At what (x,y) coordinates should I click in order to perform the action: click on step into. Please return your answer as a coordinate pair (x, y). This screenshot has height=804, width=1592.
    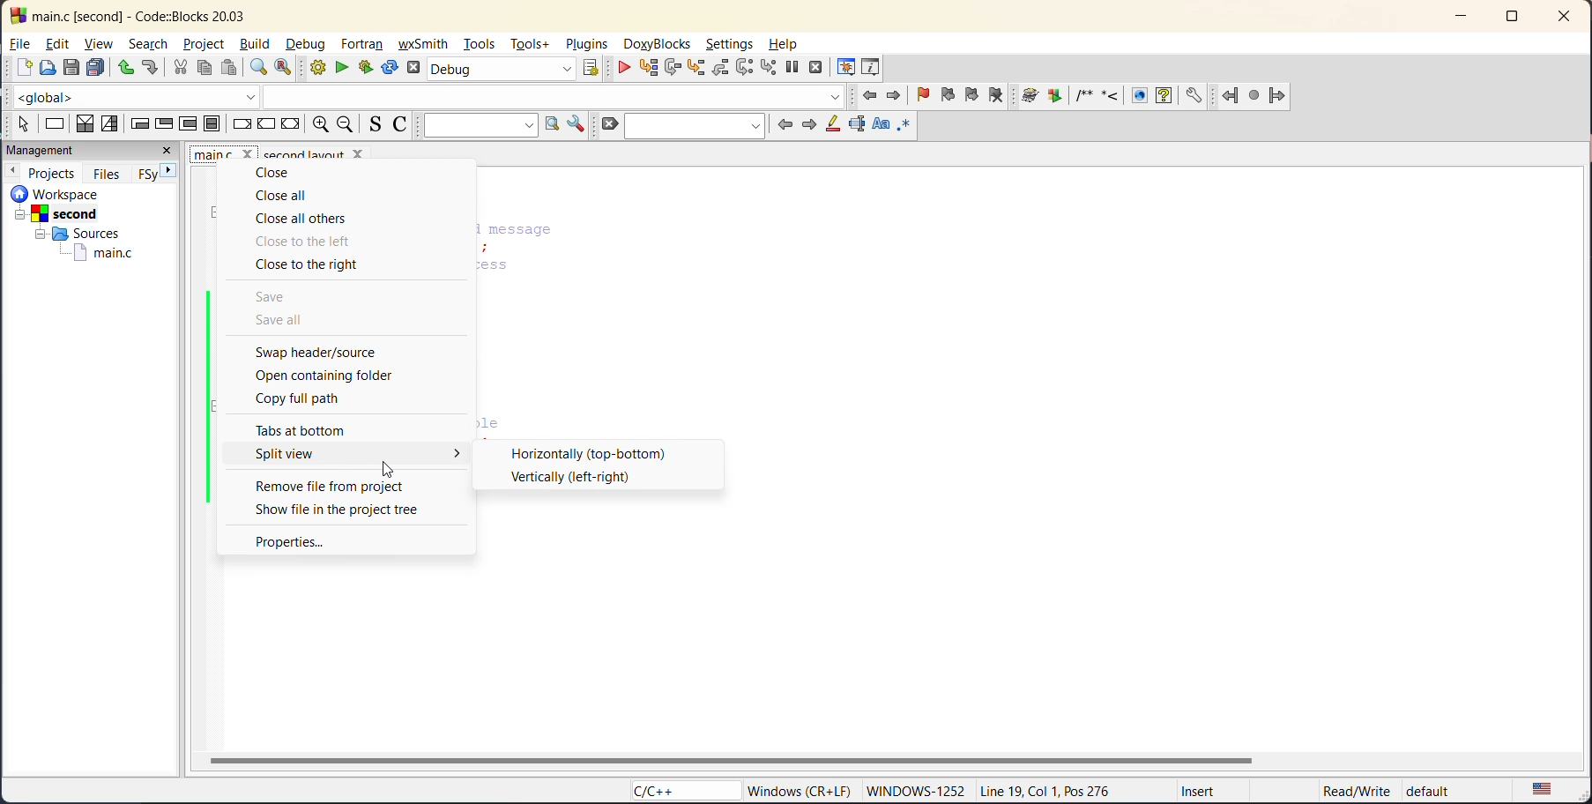
    Looking at the image, I should click on (699, 69).